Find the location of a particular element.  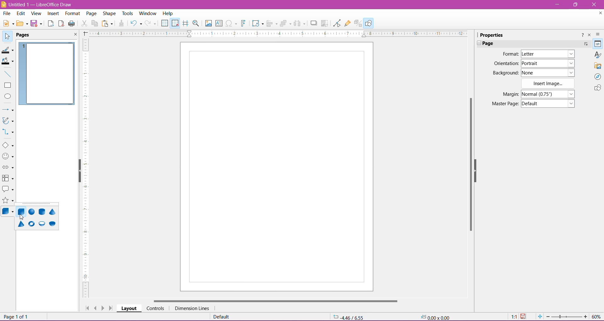

Margin is located at coordinates (509, 94).